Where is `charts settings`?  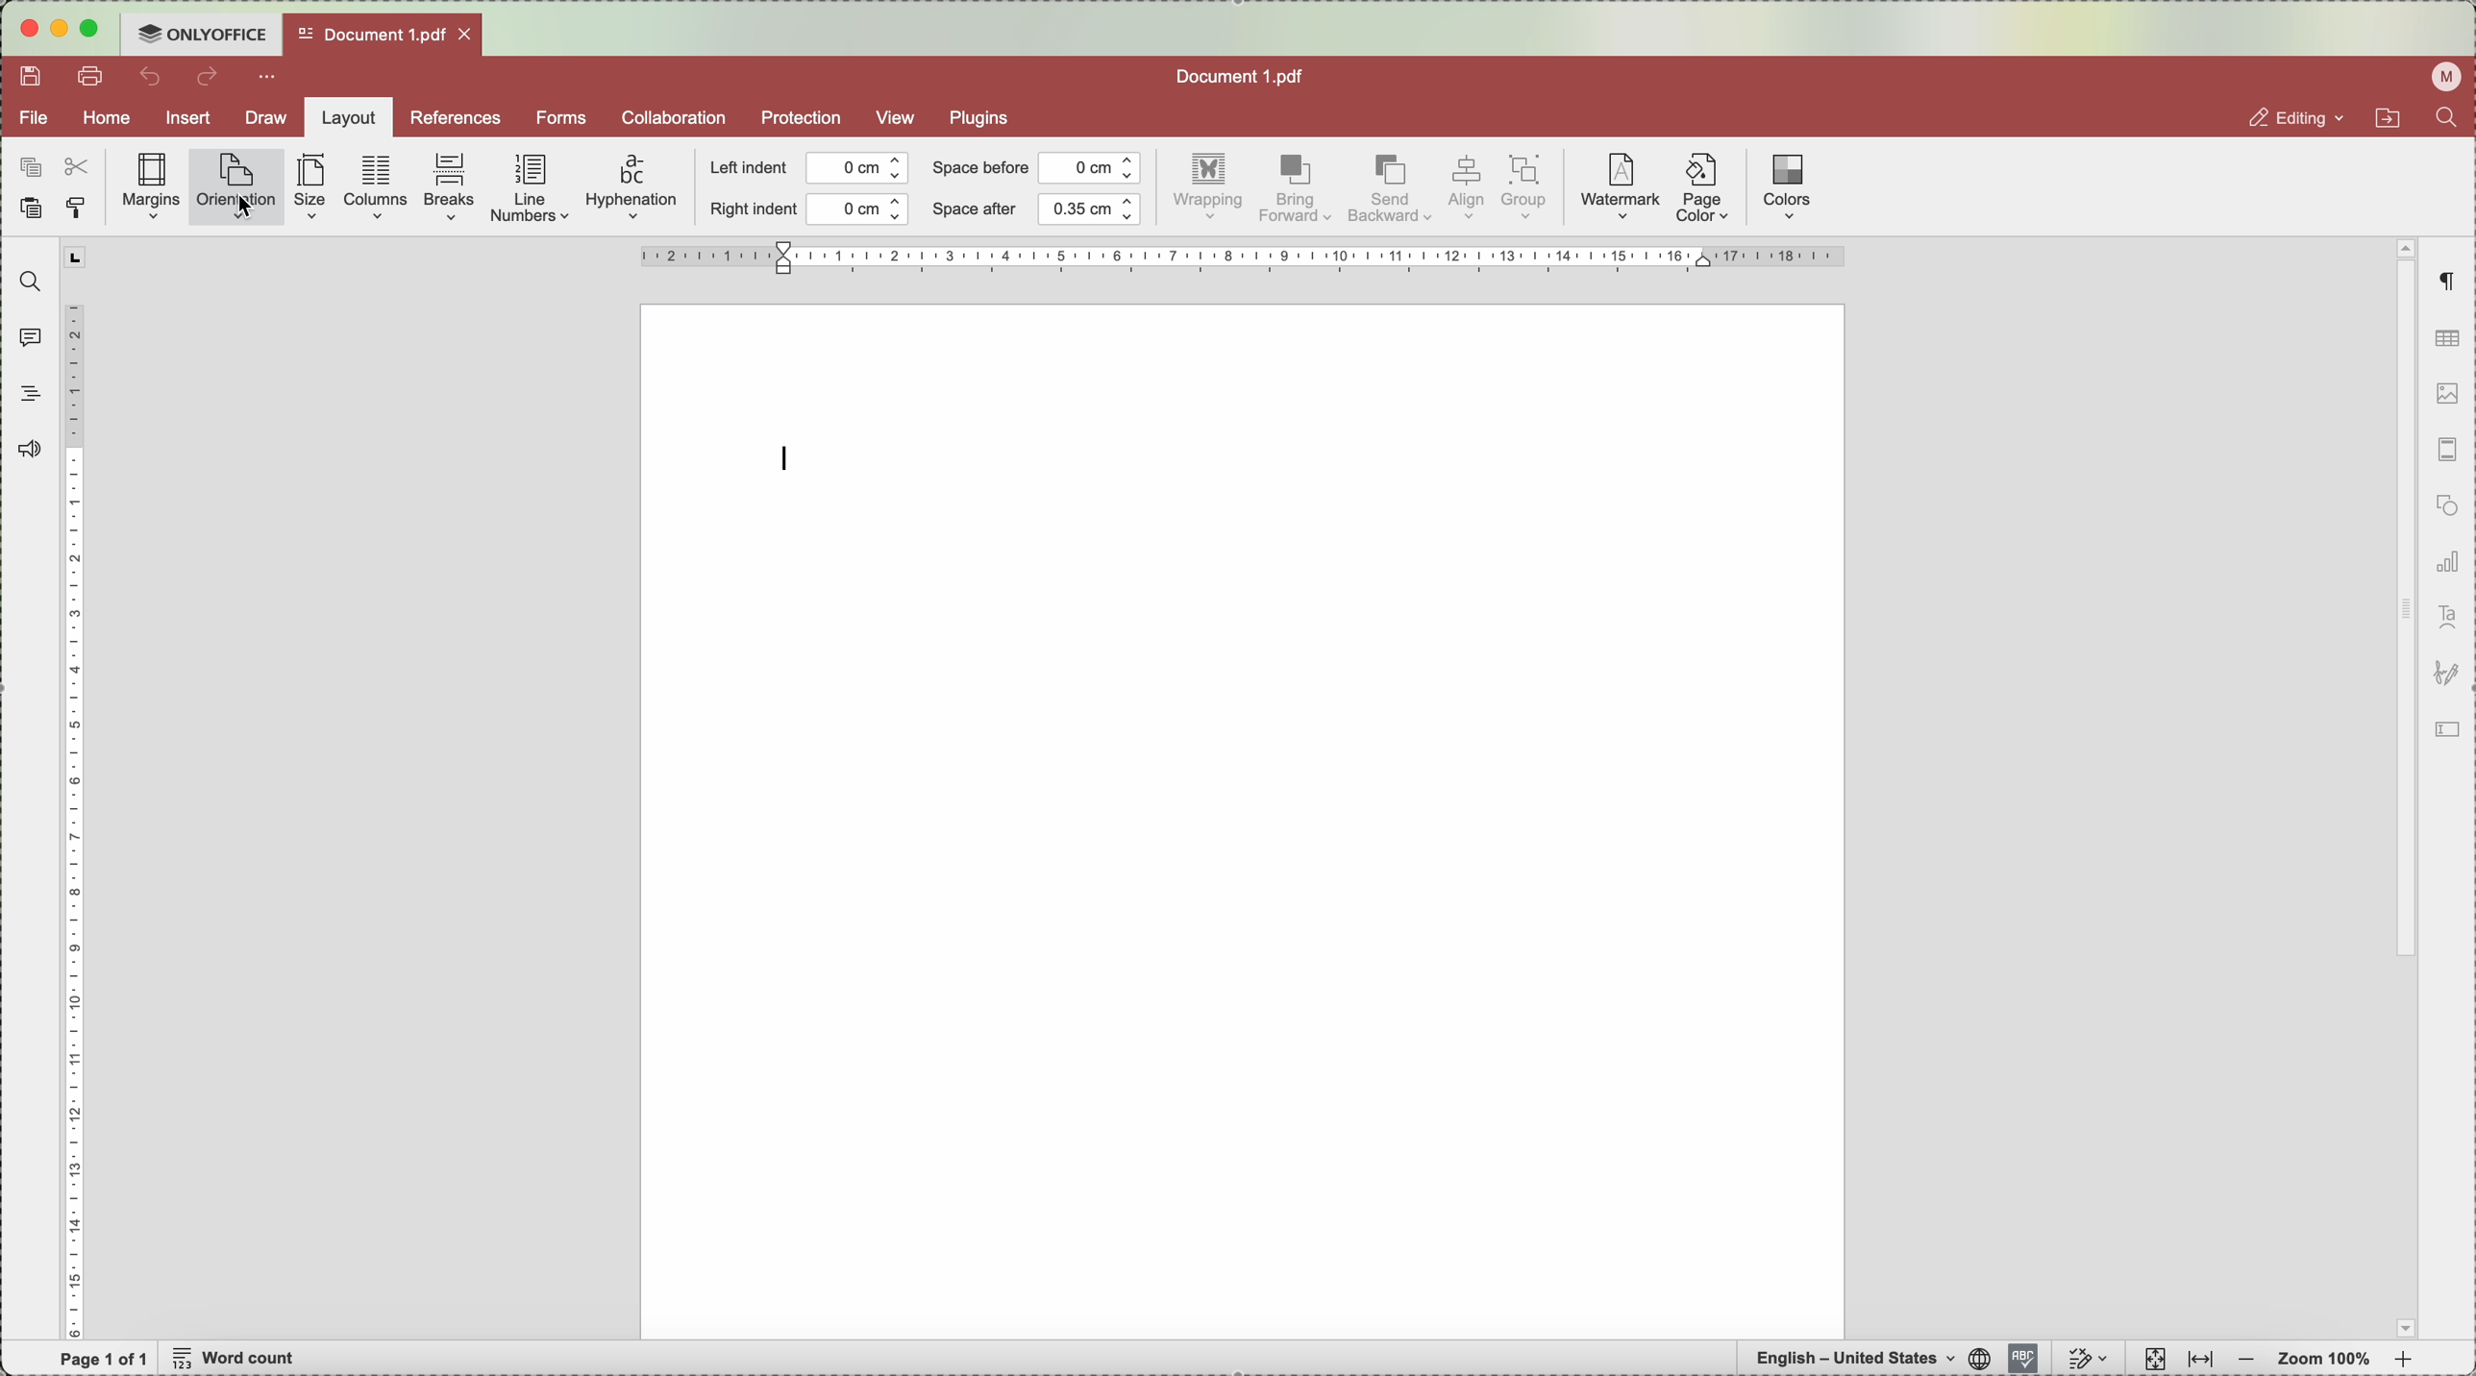
charts settings is located at coordinates (2446, 564).